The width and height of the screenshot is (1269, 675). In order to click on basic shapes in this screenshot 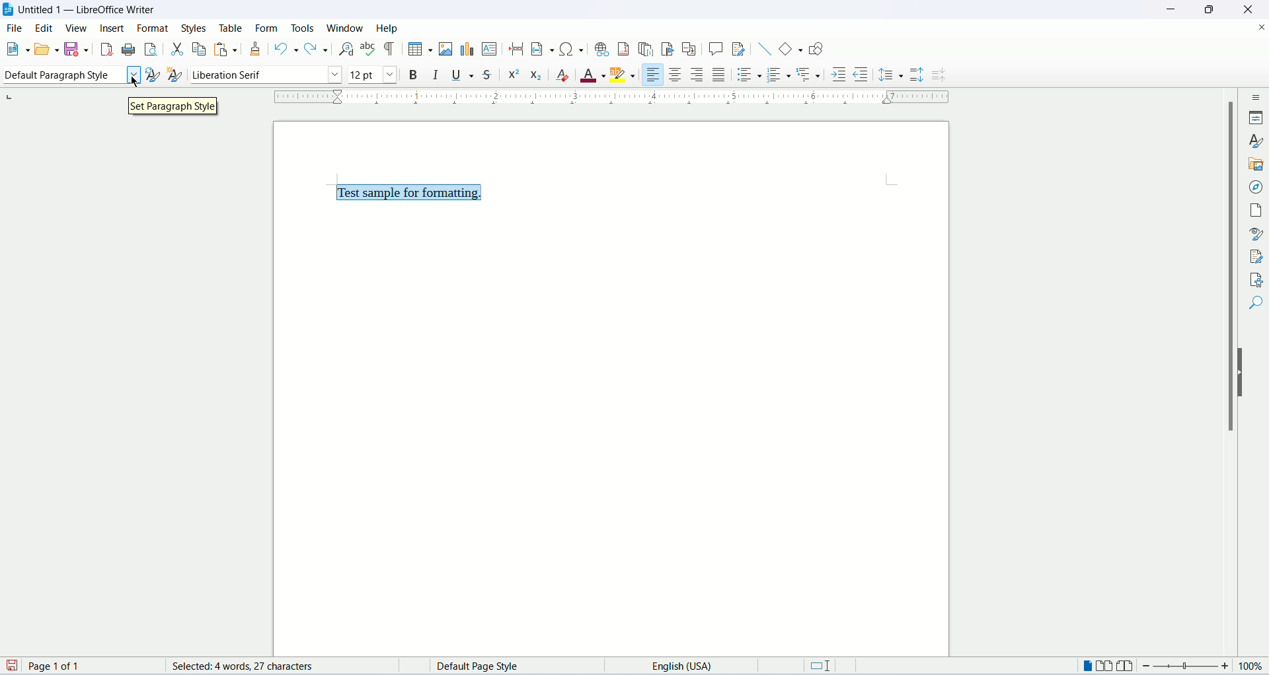, I will do `click(788, 48)`.